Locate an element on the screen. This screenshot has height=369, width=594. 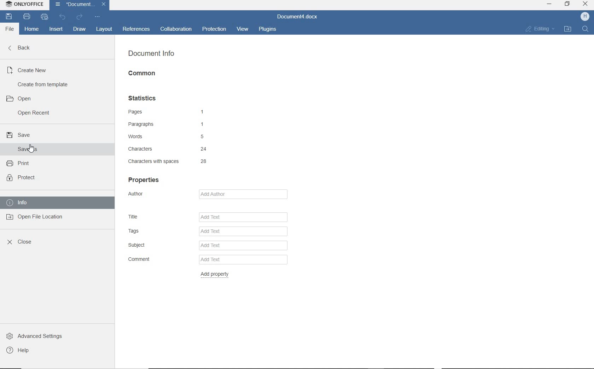
document info is located at coordinates (151, 53).